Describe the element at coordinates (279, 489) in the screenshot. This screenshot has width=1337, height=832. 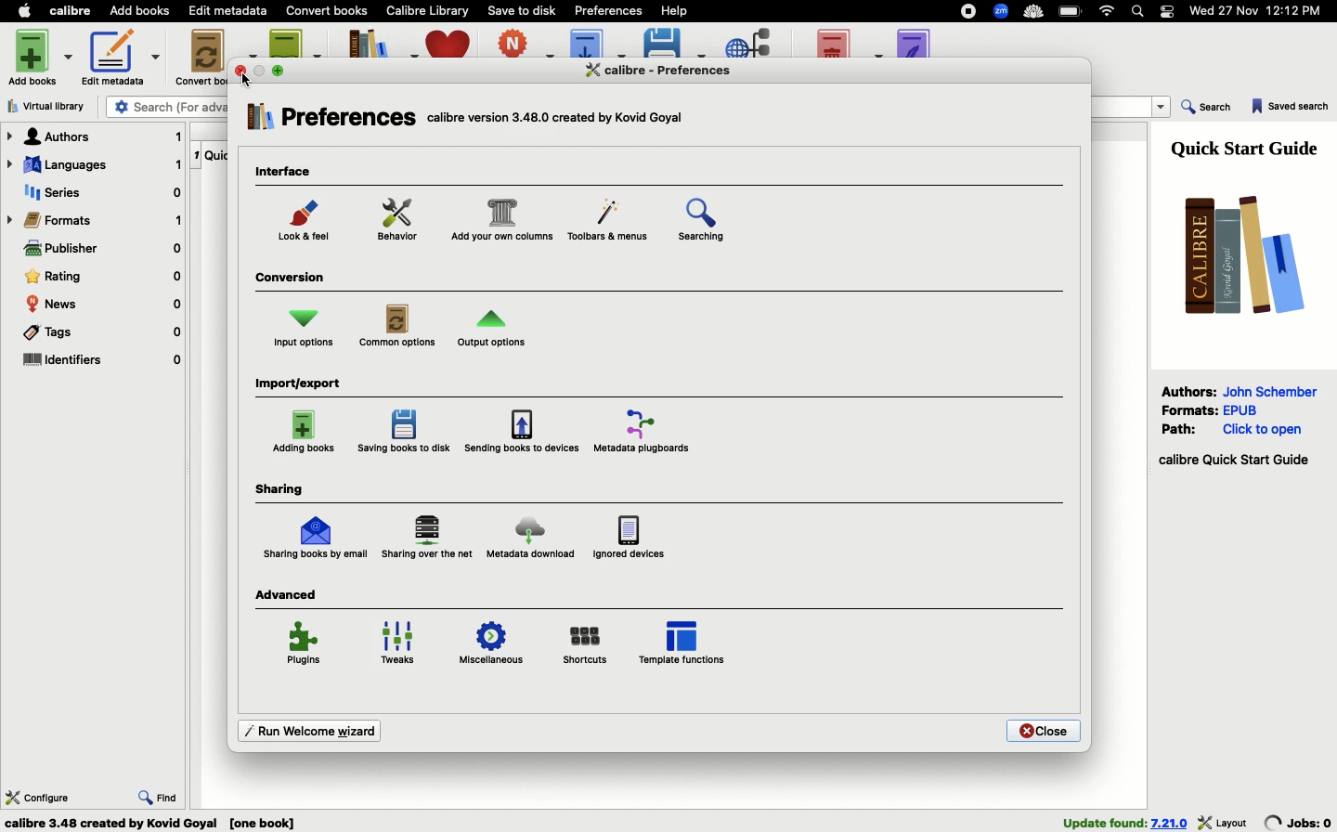
I see `Sharing` at that location.